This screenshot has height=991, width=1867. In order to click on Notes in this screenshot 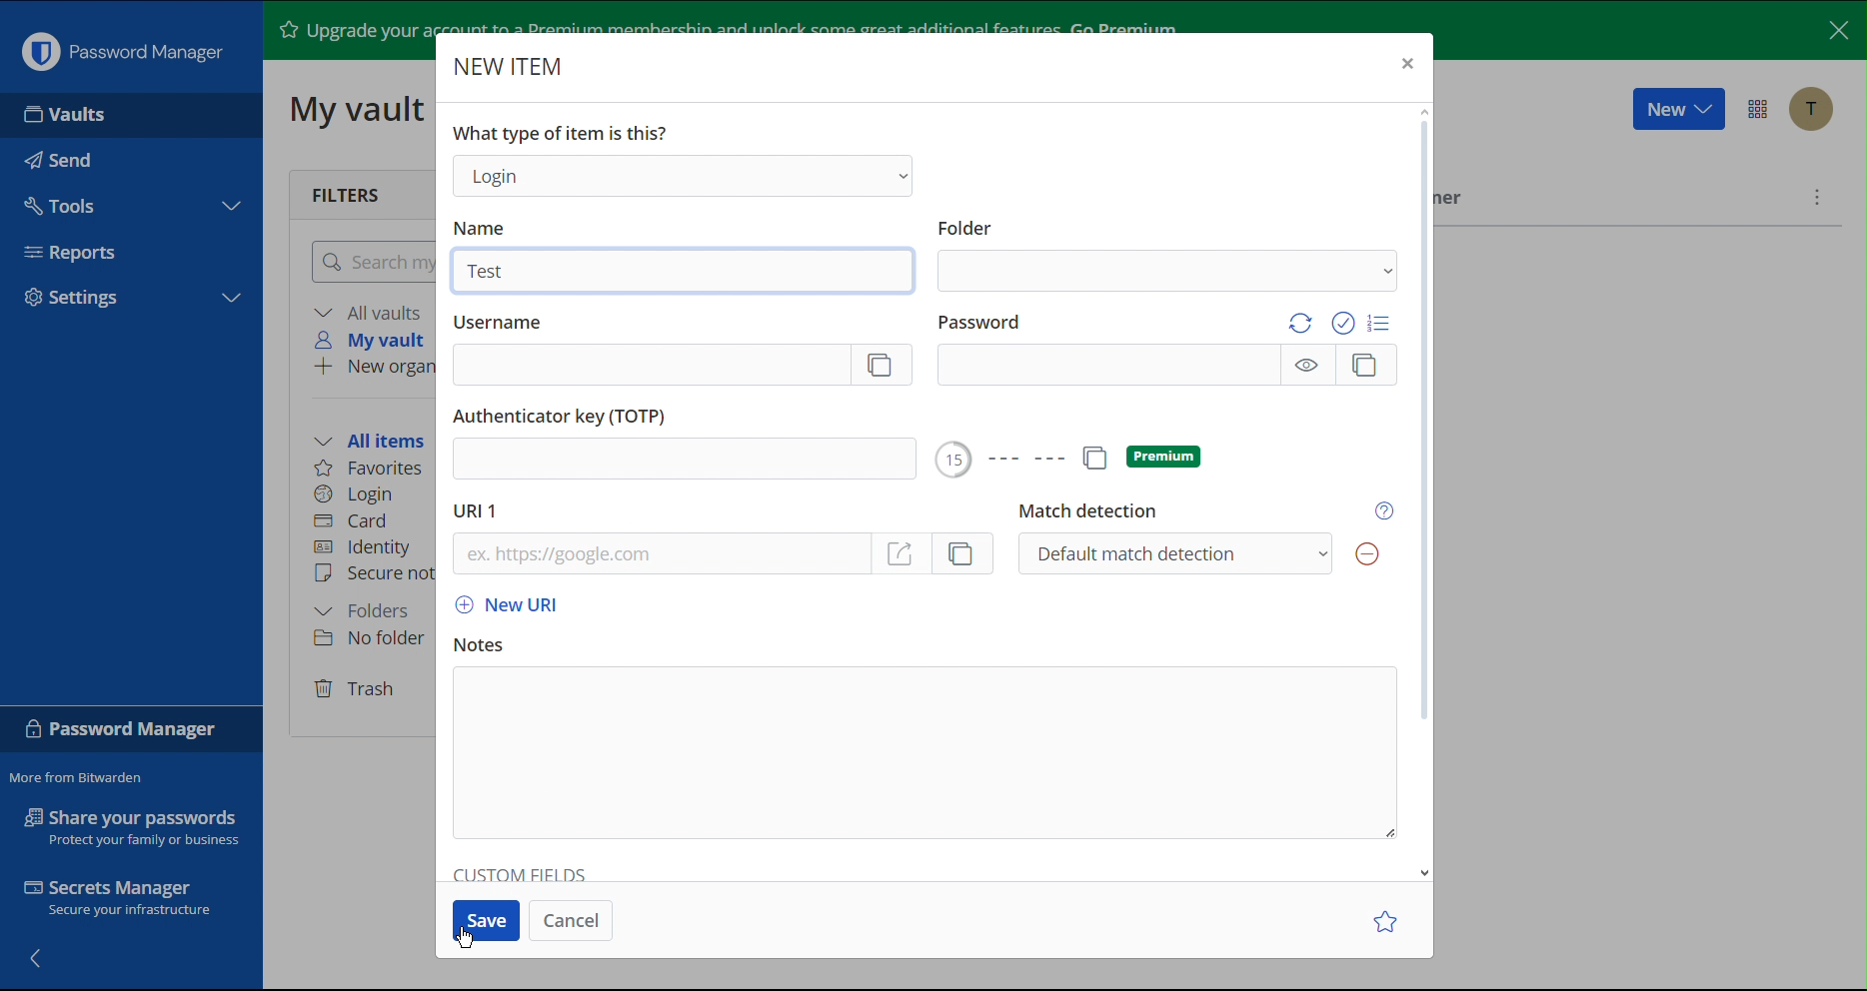, I will do `click(929, 744)`.